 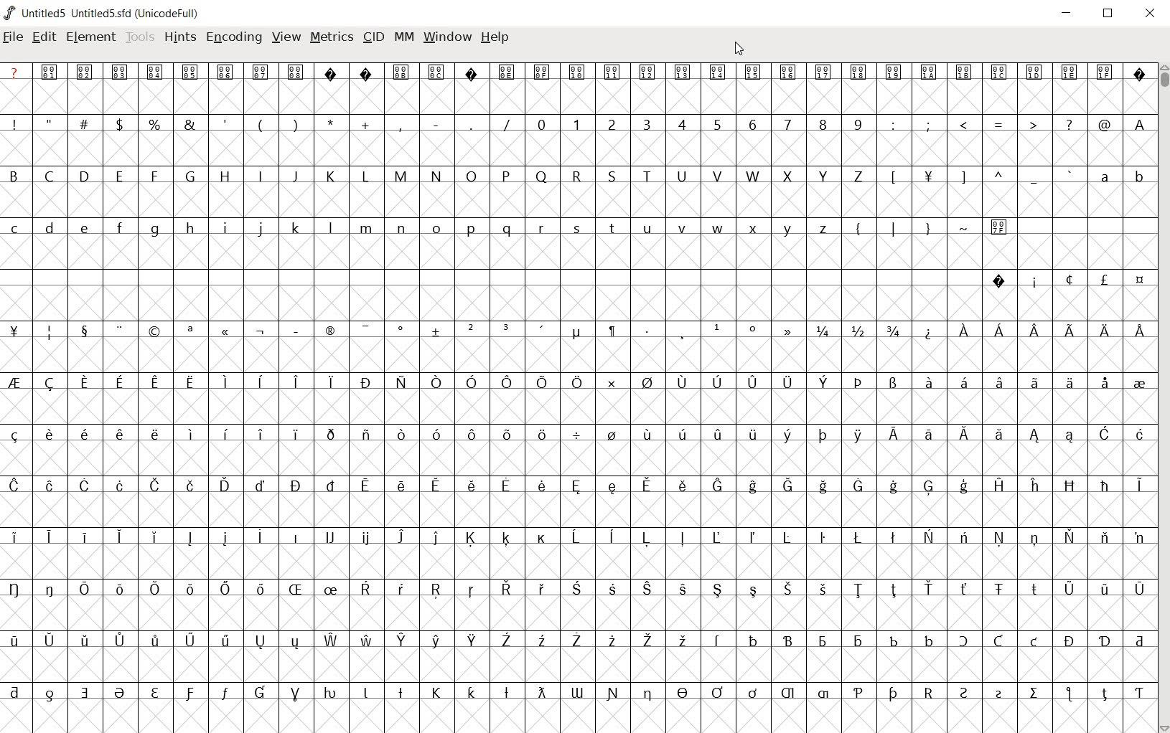 I want to click on Symbol, so click(x=1138, y=73).